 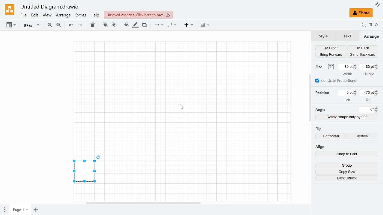 What do you see at coordinates (136, 25) in the screenshot?
I see `Fill line` at bounding box center [136, 25].